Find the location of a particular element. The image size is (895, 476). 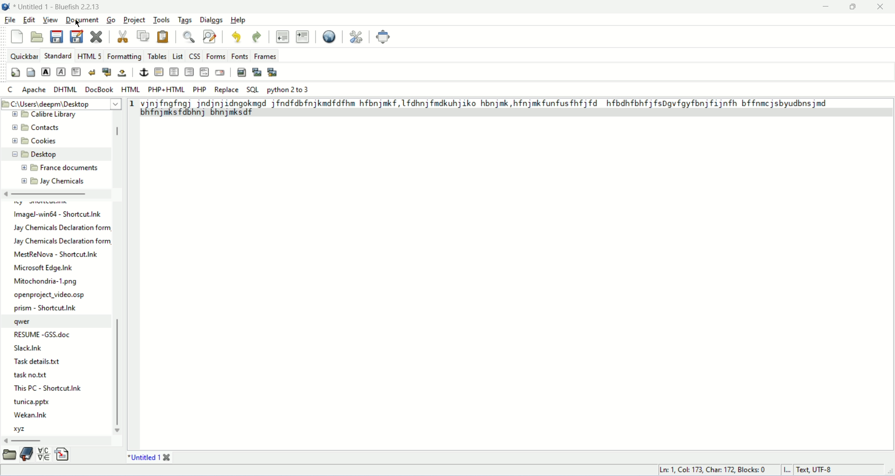

France documents. is located at coordinates (69, 168).